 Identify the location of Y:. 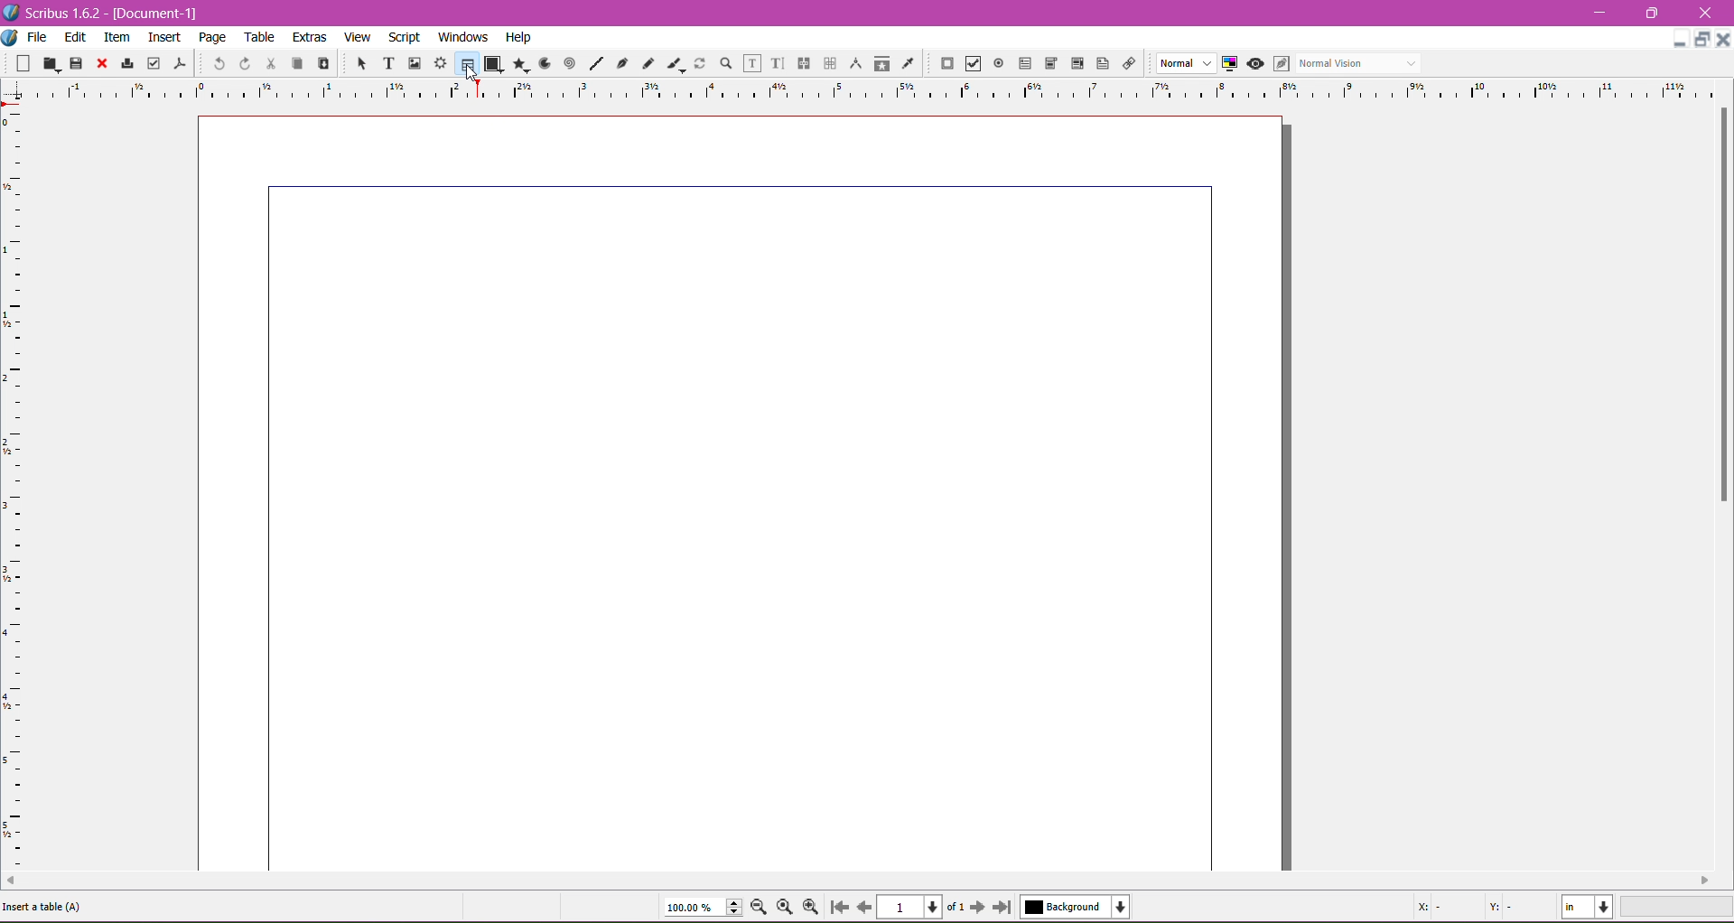
(1497, 905).